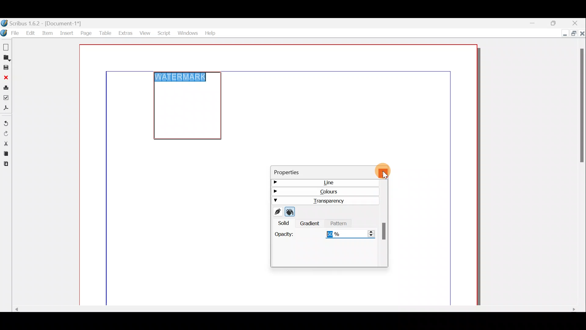 This screenshot has height=330, width=586. Describe the element at coordinates (373, 233) in the screenshot. I see `Set the transparency for the colour selected` at that location.